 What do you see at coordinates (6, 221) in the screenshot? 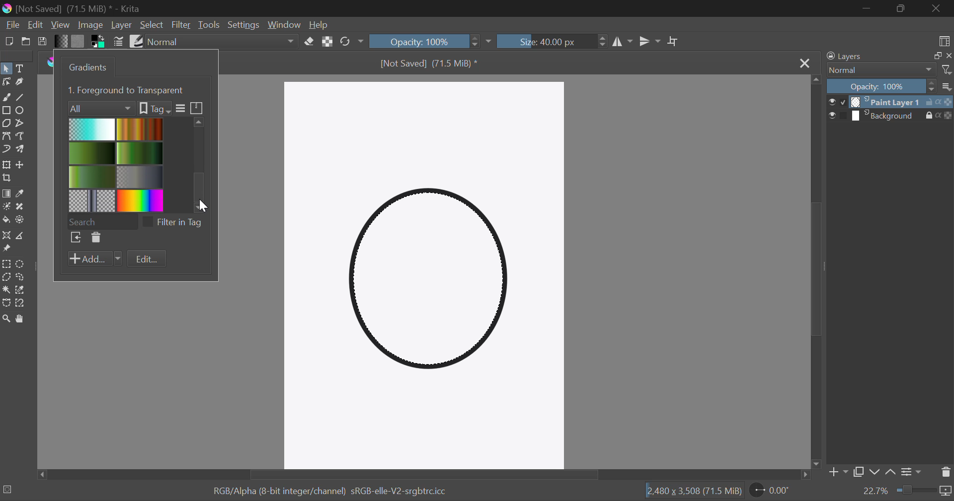
I see `Fill` at bounding box center [6, 221].